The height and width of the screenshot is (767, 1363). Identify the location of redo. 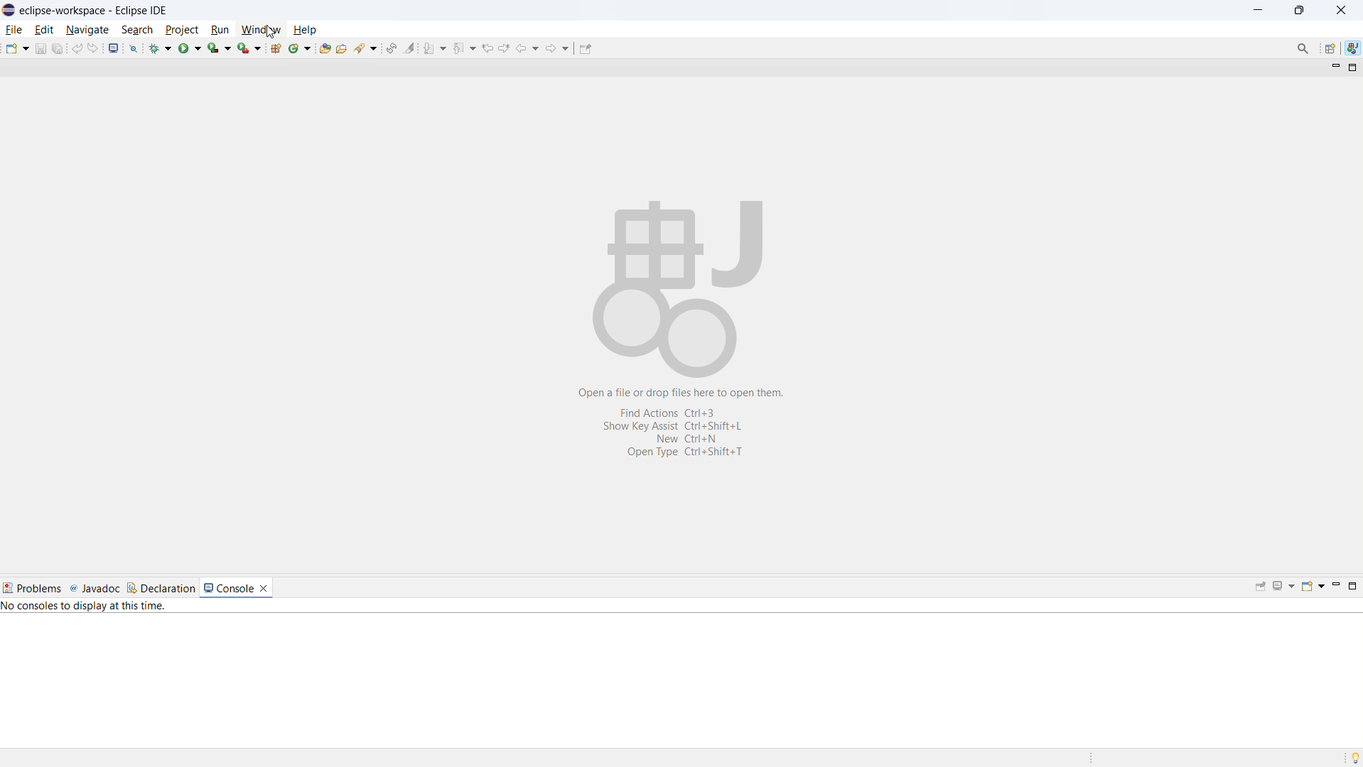
(92, 48).